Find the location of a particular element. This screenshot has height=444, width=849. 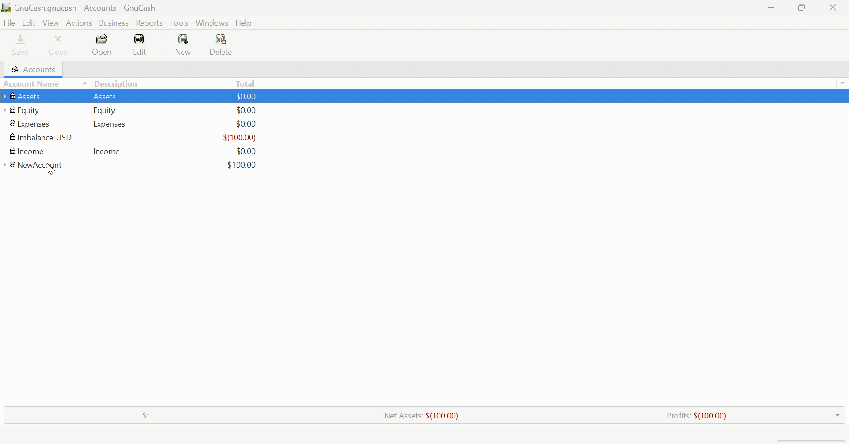

New is located at coordinates (184, 45).